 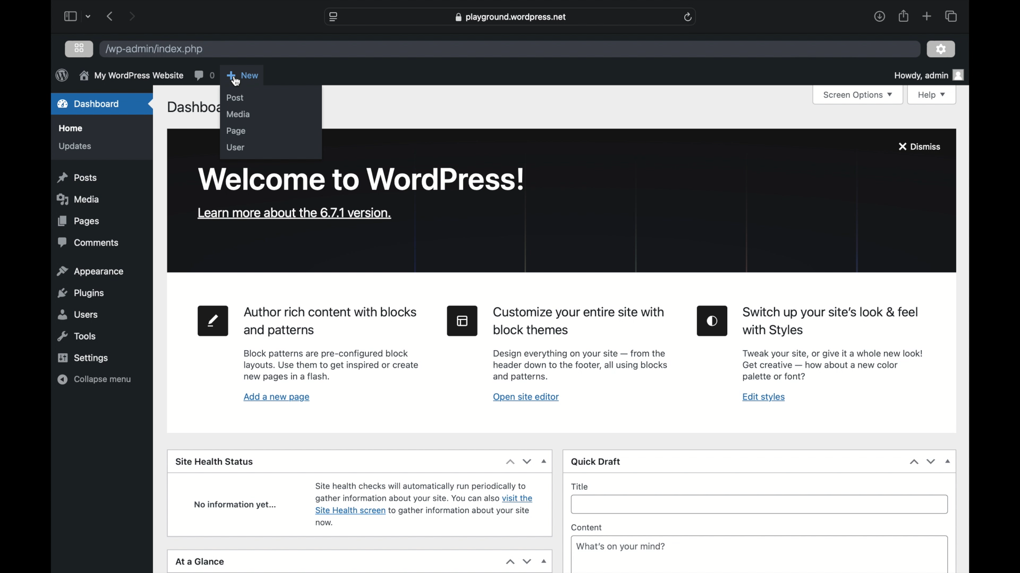 What do you see at coordinates (90, 271) in the screenshot?
I see `appearance` at bounding box center [90, 271].